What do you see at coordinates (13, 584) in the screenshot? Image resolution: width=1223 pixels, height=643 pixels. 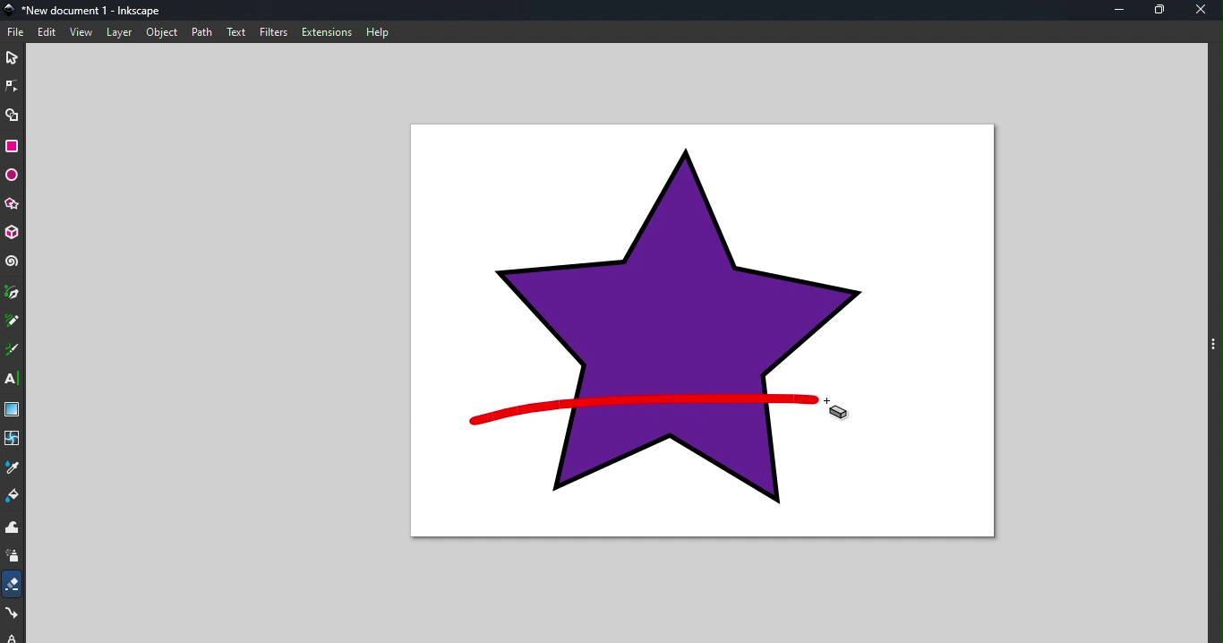 I see `eraser tool` at bounding box center [13, 584].